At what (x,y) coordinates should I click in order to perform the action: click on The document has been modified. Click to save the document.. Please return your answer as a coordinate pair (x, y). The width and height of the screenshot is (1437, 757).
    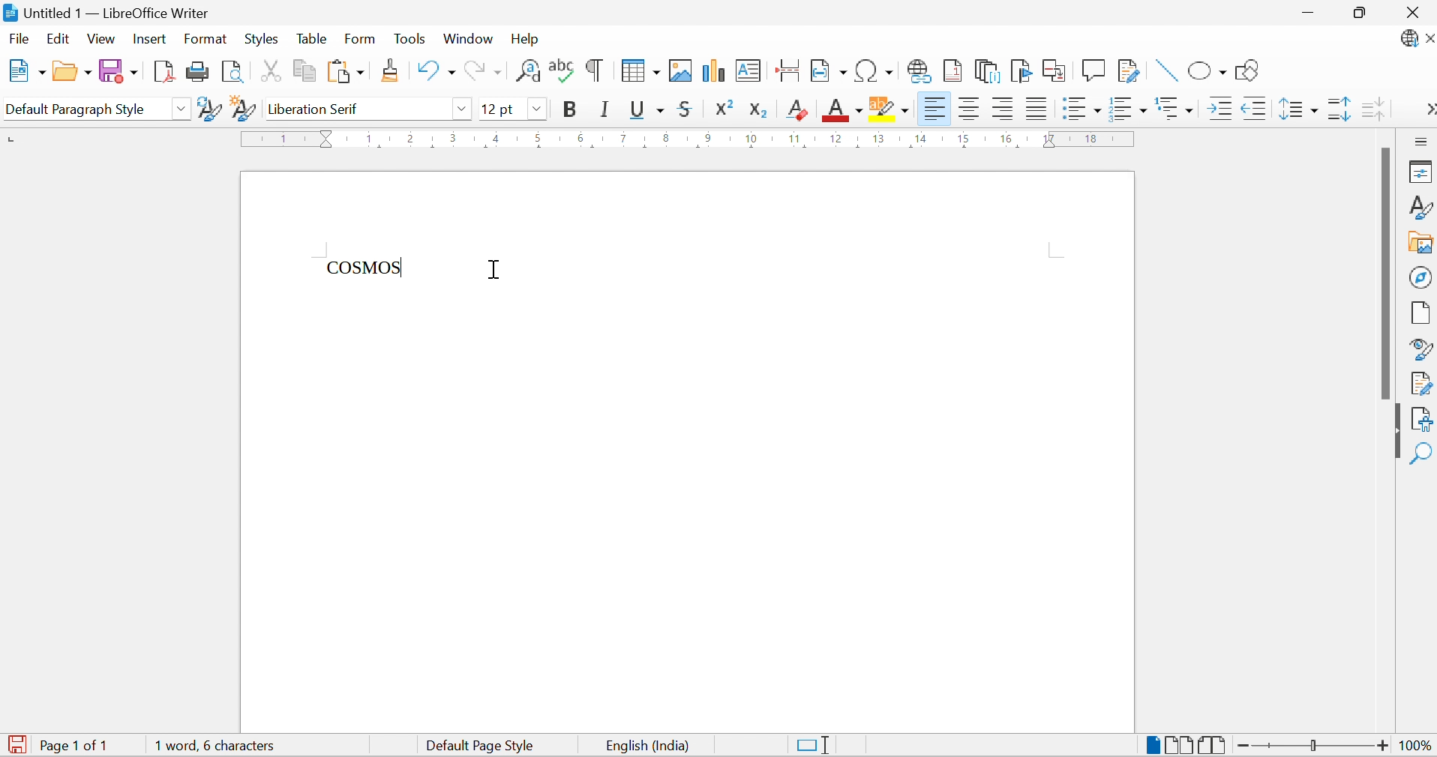
    Looking at the image, I should click on (16, 744).